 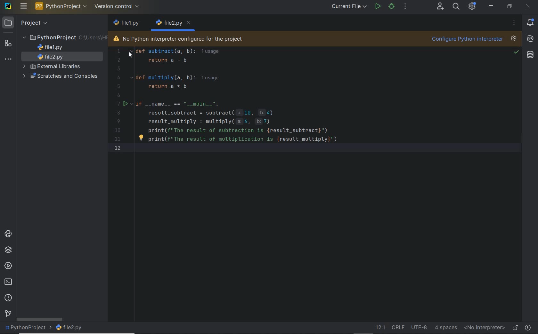 What do you see at coordinates (532, 22) in the screenshot?
I see `notifications` at bounding box center [532, 22].